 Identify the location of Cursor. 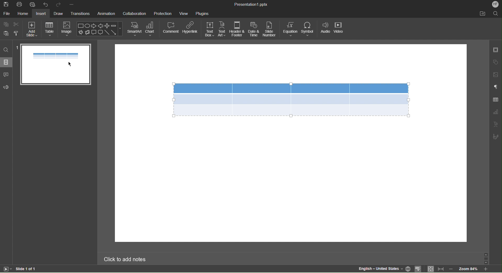
(70, 65).